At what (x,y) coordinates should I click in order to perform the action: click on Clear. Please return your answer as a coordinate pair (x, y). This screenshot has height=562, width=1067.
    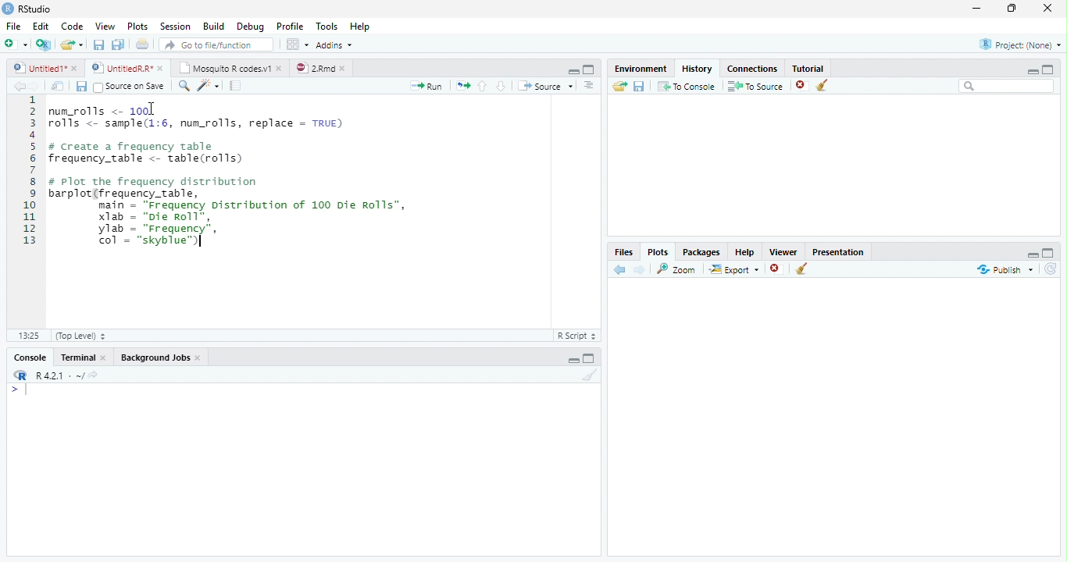
    Looking at the image, I should click on (589, 375).